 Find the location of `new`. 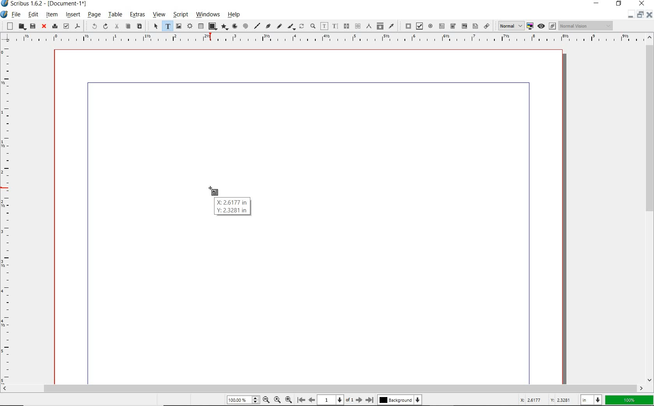

new is located at coordinates (10, 26).